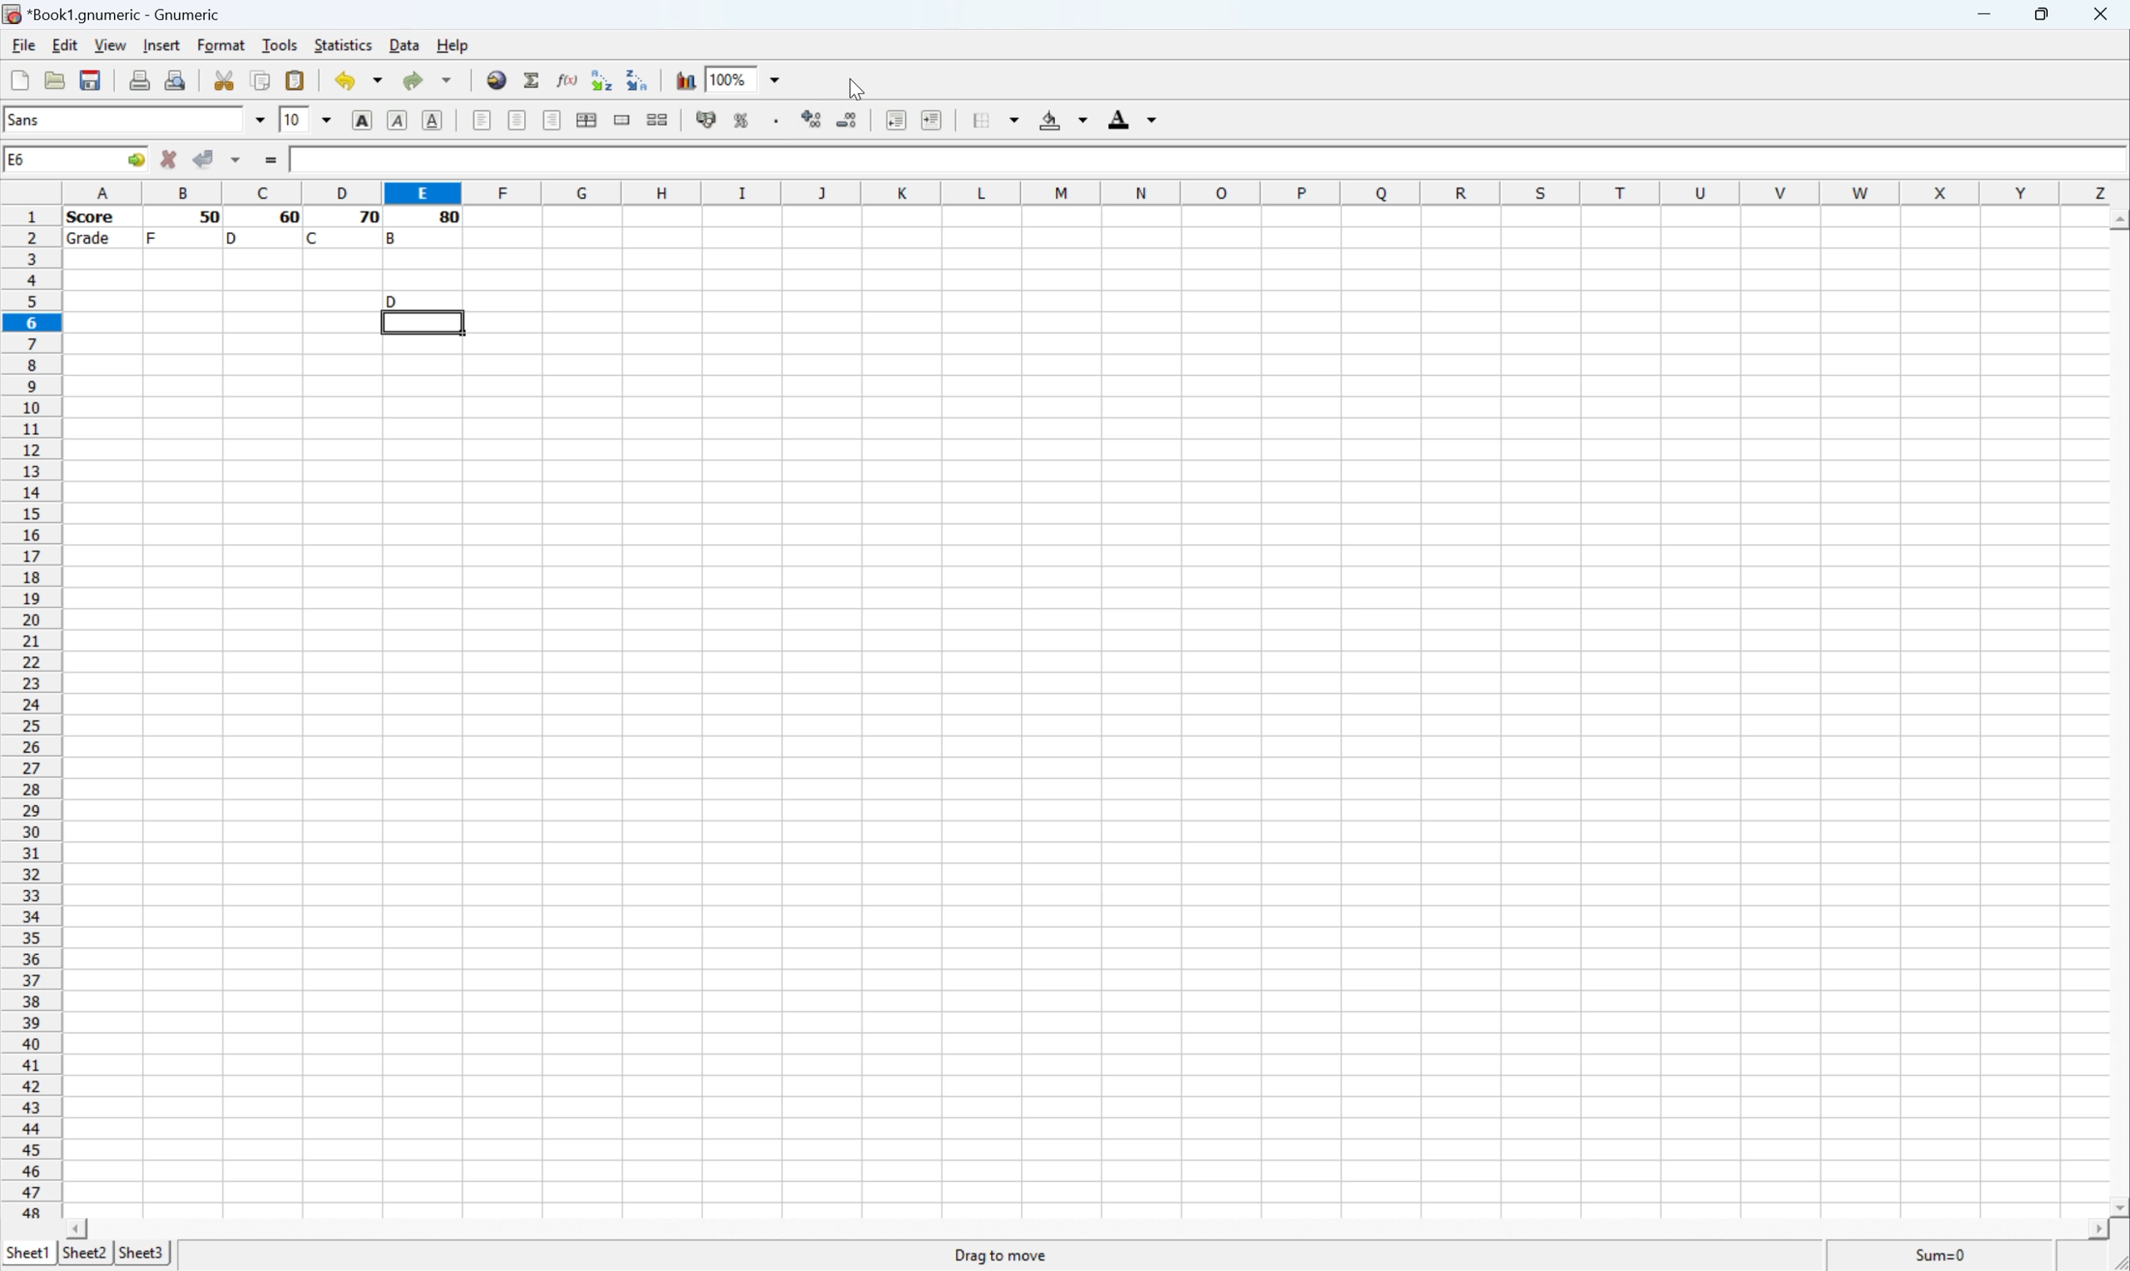 This screenshot has height=1271, width=2130. What do you see at coordinates (533, 82) in the screenshot?
I see `Sum into the current cell` at bounding box center [533, 82].